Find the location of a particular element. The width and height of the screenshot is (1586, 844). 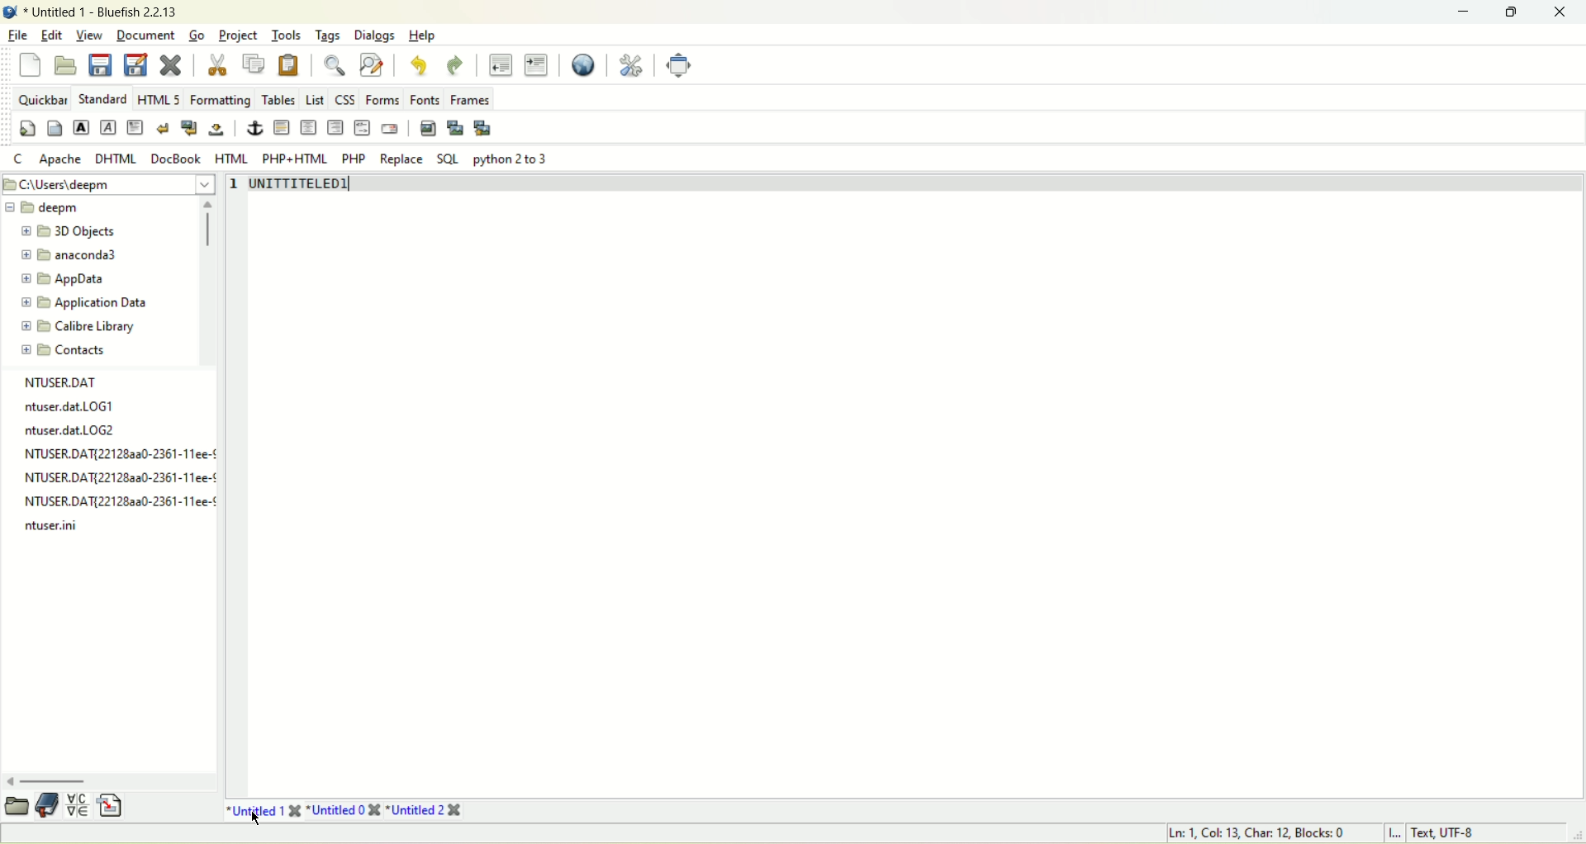

save current file is located at coordinates (100, 67).